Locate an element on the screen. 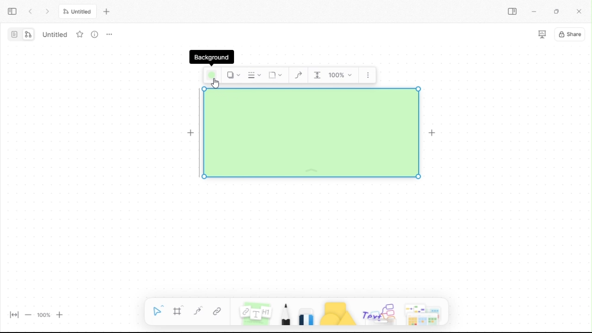 This screenshot has height=333, width=592. Border Style is located at coordinates (253, 75).